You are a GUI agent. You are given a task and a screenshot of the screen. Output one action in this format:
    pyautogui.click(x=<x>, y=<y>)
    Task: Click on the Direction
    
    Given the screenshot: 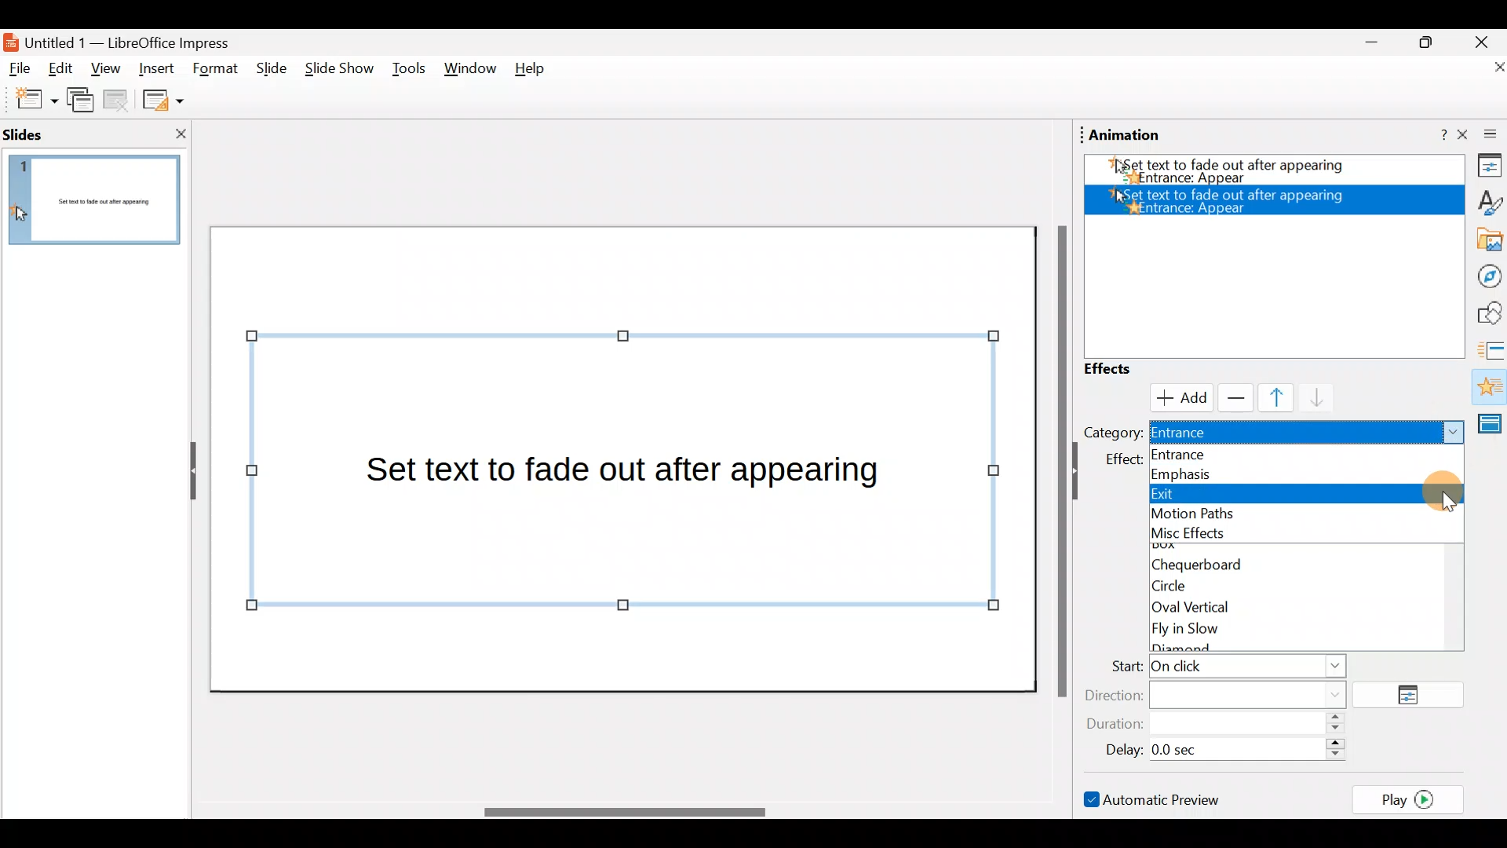 What is the action you would take?
    pyautogui.click(x=1225, y=693)
    